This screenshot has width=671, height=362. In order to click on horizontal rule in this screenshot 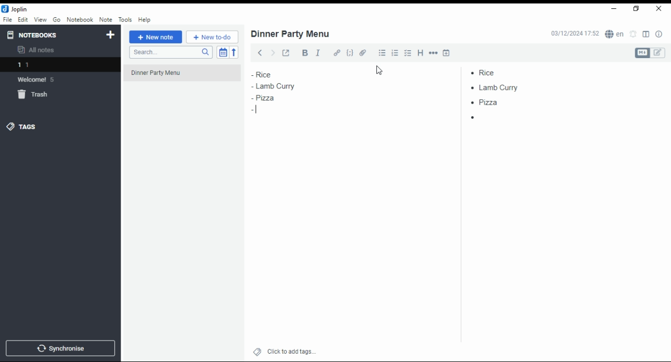, I will do `click(434, 53)`.